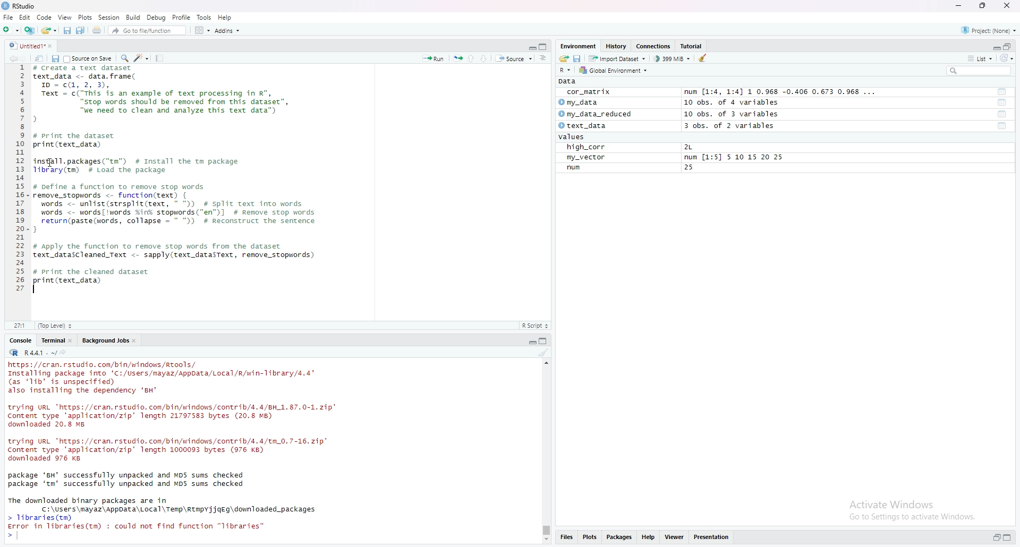 This screenshot has width=1020, height=547. I want to click on maximize, so click(981, 5).